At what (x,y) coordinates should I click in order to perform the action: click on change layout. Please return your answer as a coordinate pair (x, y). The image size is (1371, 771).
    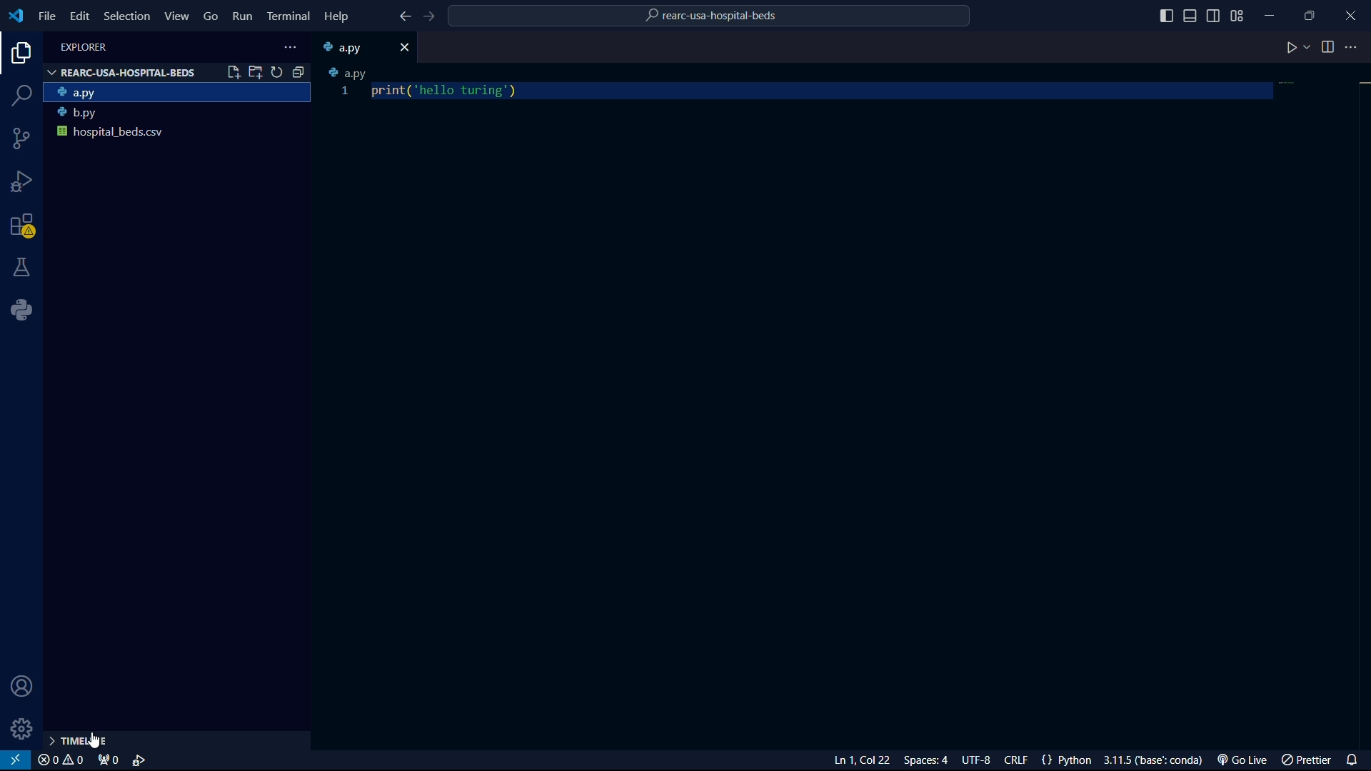
    Looking at the image, I should click on (1239, 15).